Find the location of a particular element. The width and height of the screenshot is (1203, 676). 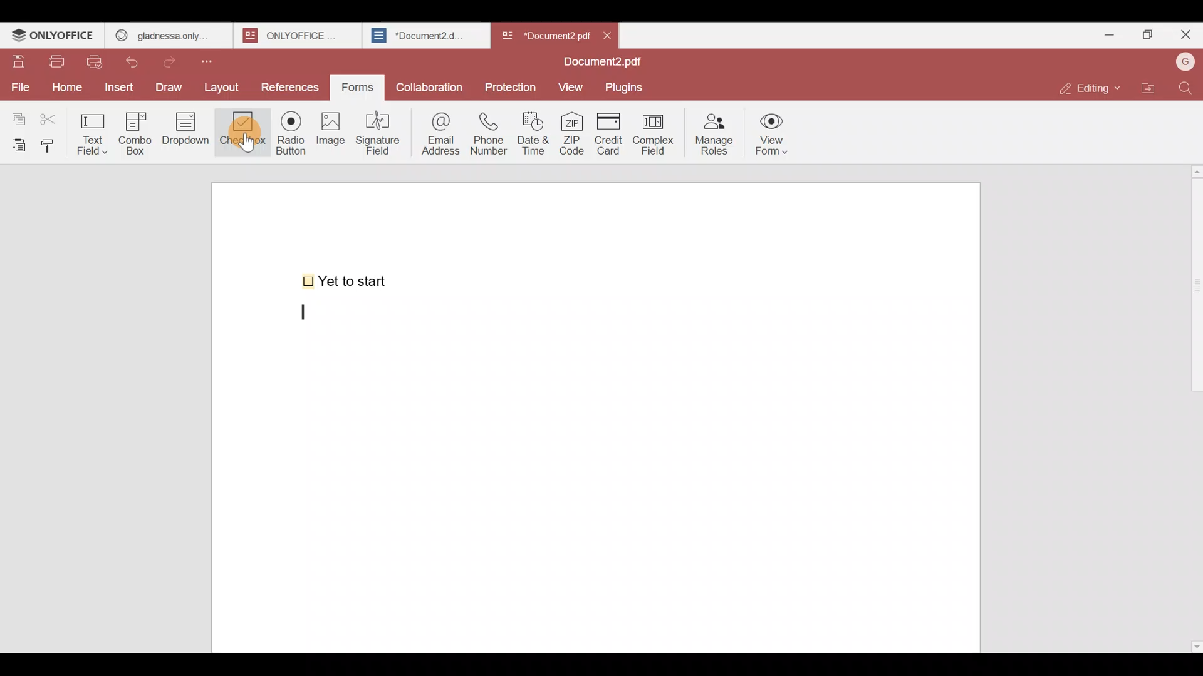

Radio is located at coordinates (287, 136).